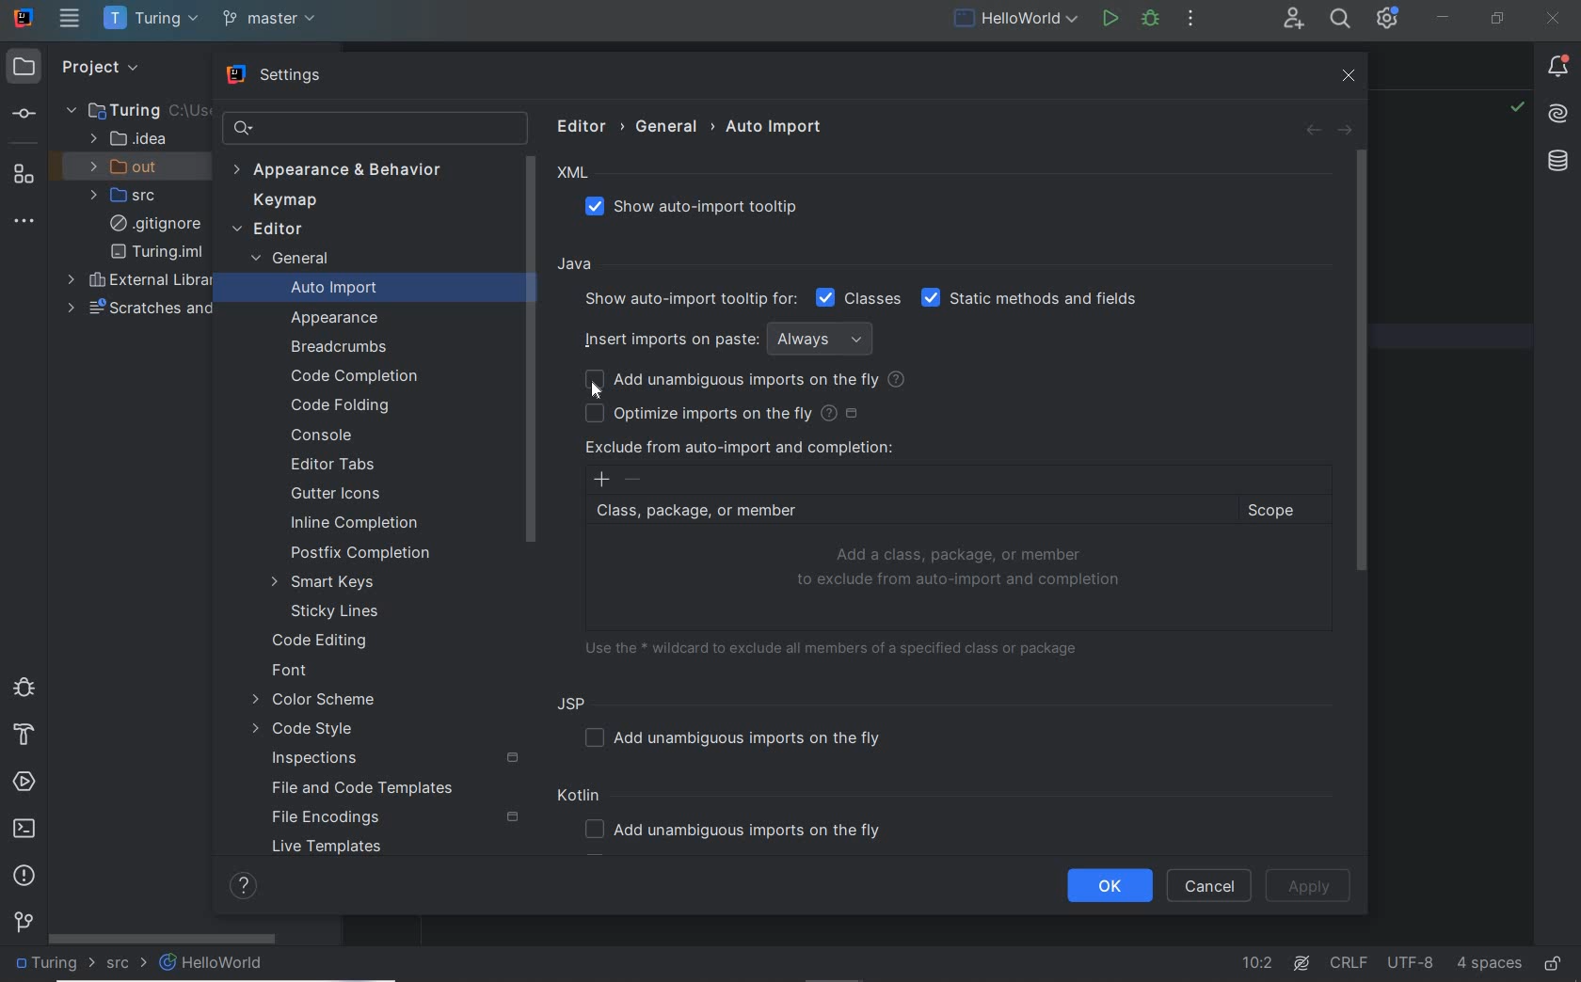  I want to click on out, so click(130, 166).